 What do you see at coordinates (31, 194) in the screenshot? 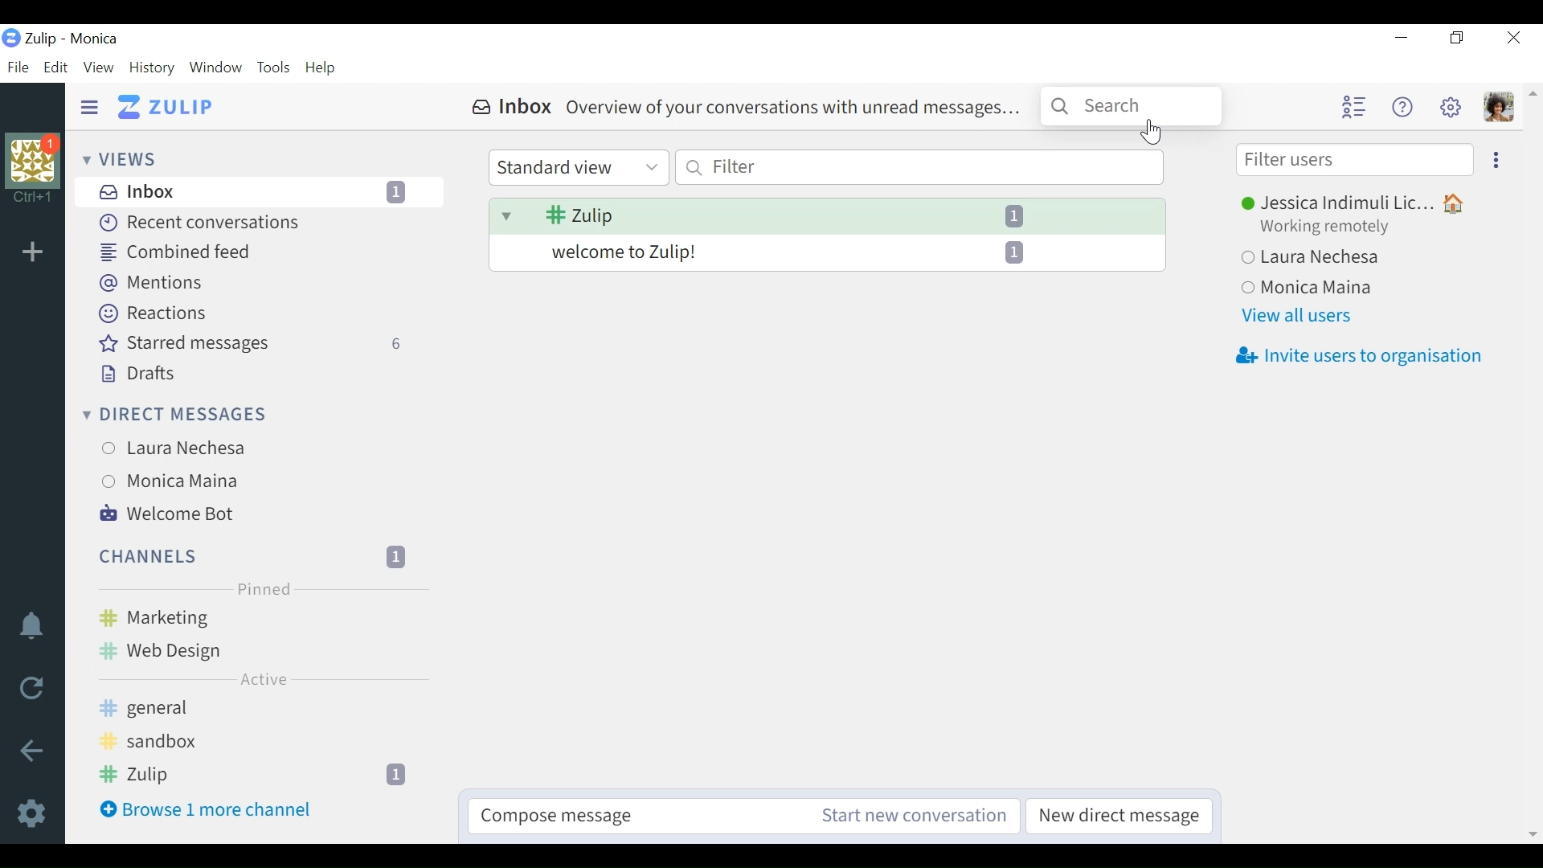
I see `shortcut information` at bounding box center [31, 194].